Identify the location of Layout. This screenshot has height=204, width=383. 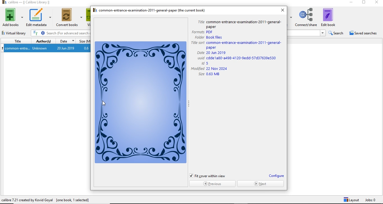
(350, 200).